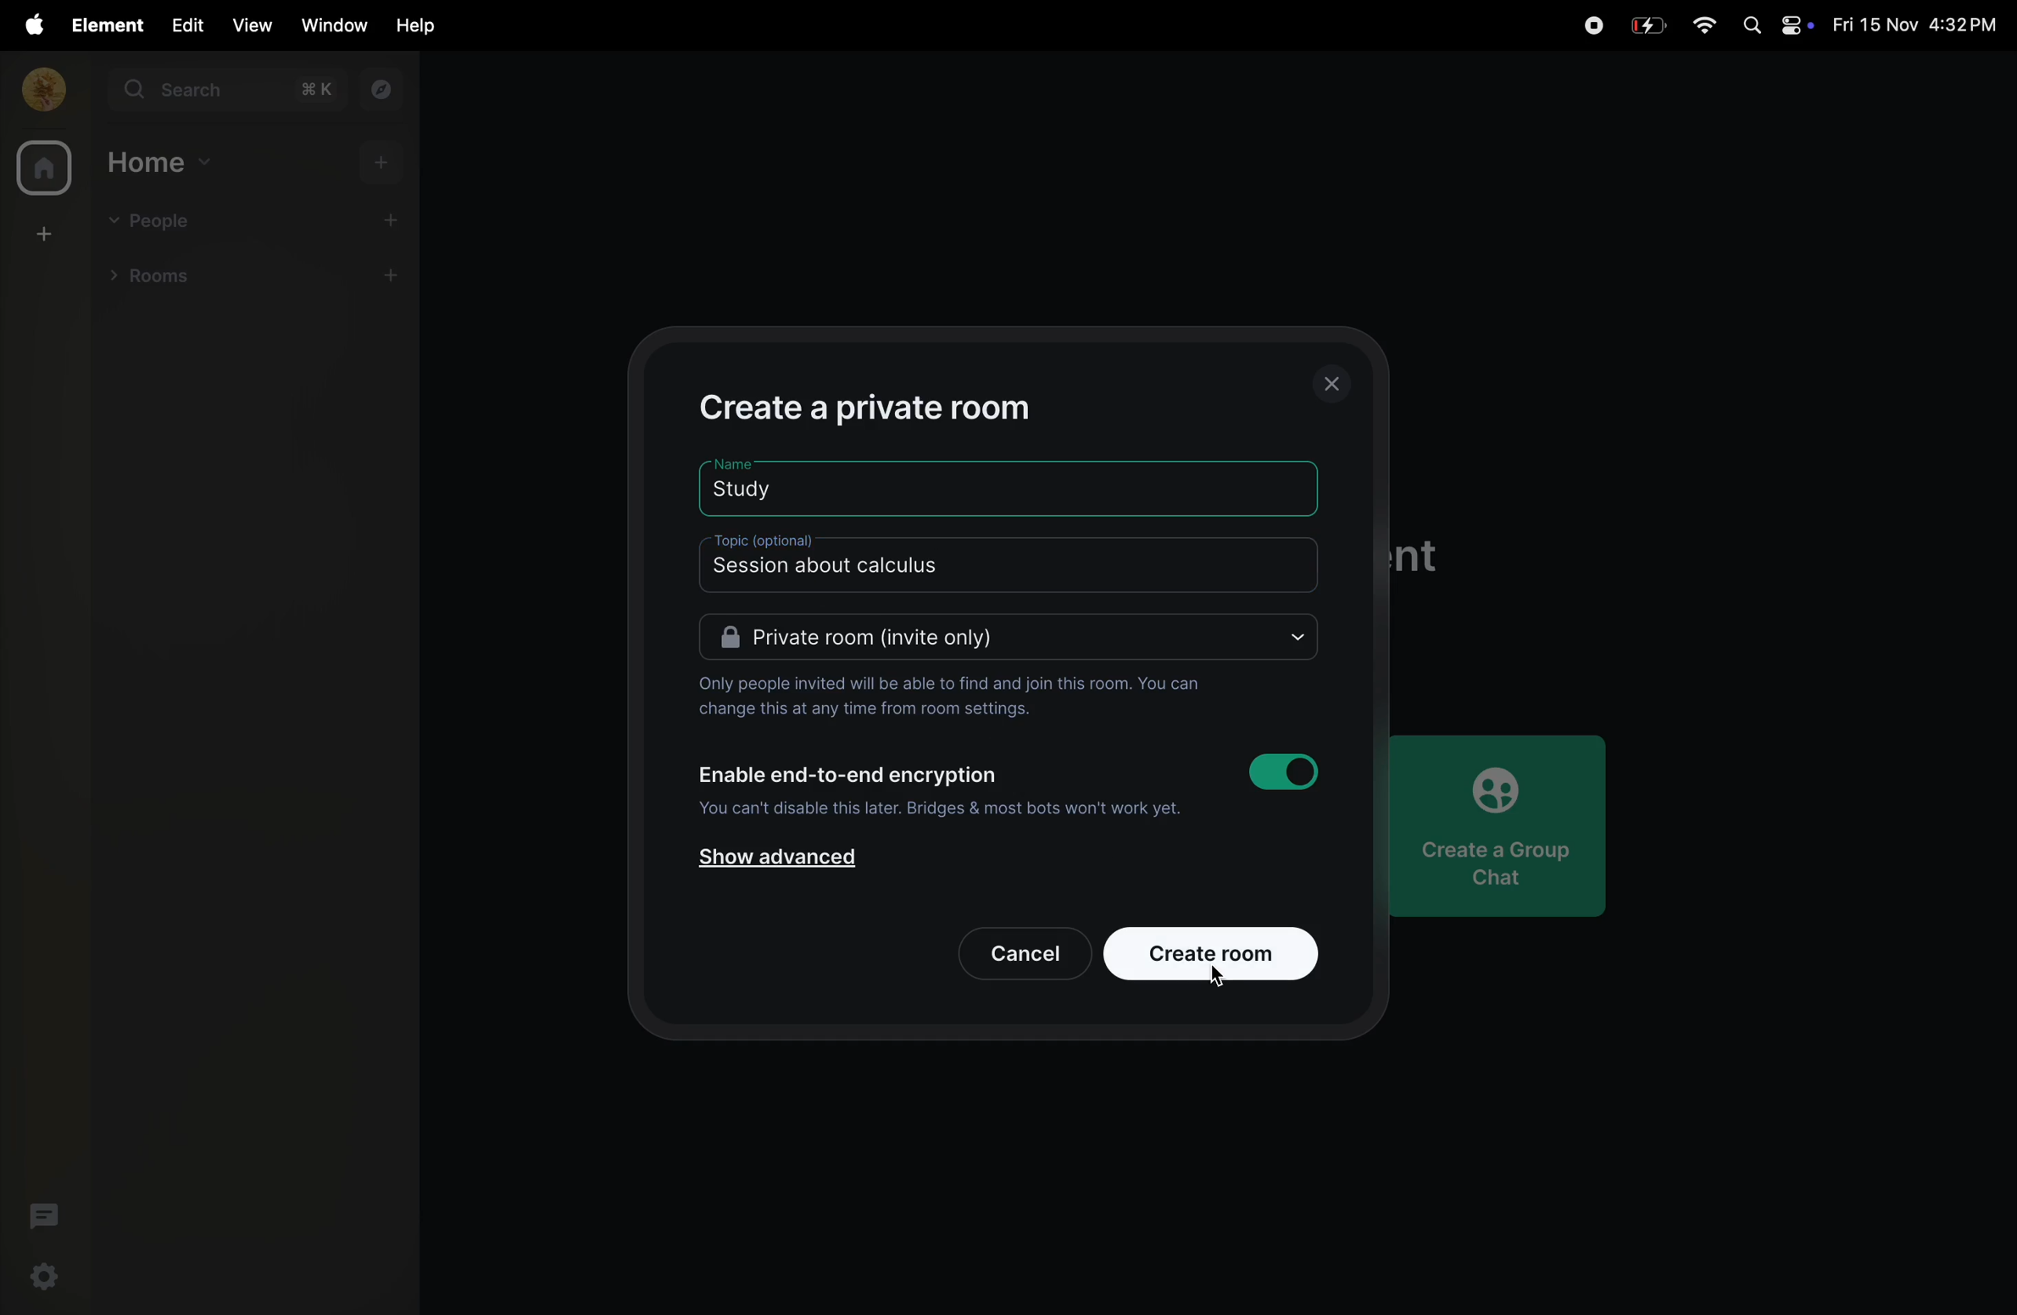  I want to click on explore, so click(384, 92).